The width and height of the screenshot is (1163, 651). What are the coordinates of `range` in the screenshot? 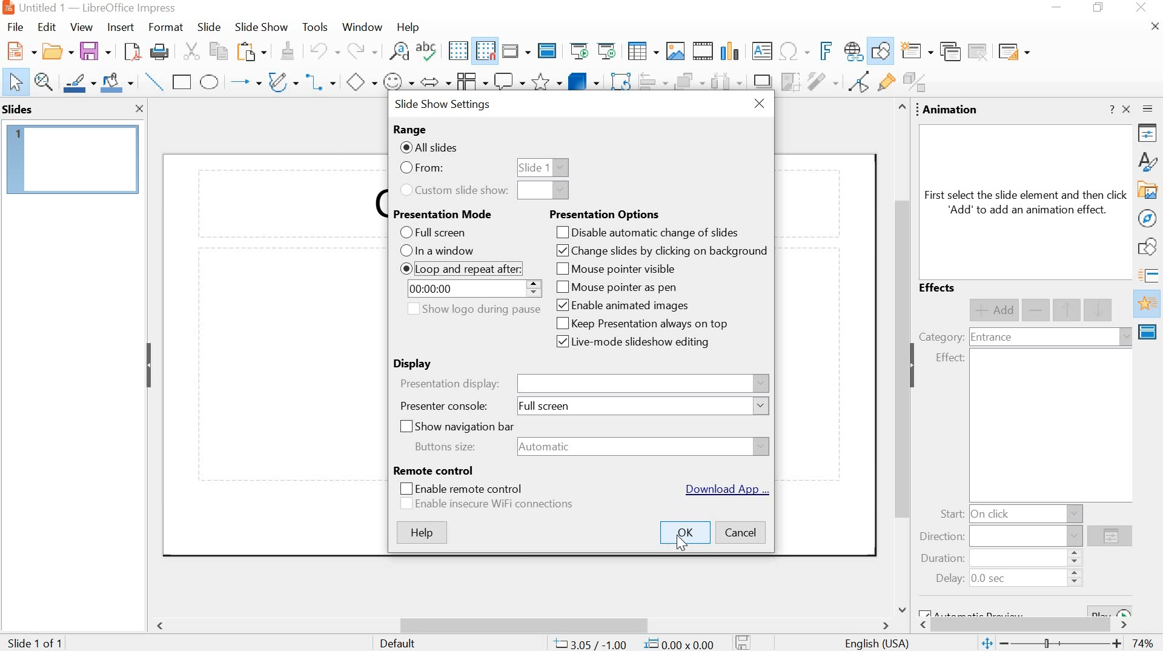 It's located at (409, 129).